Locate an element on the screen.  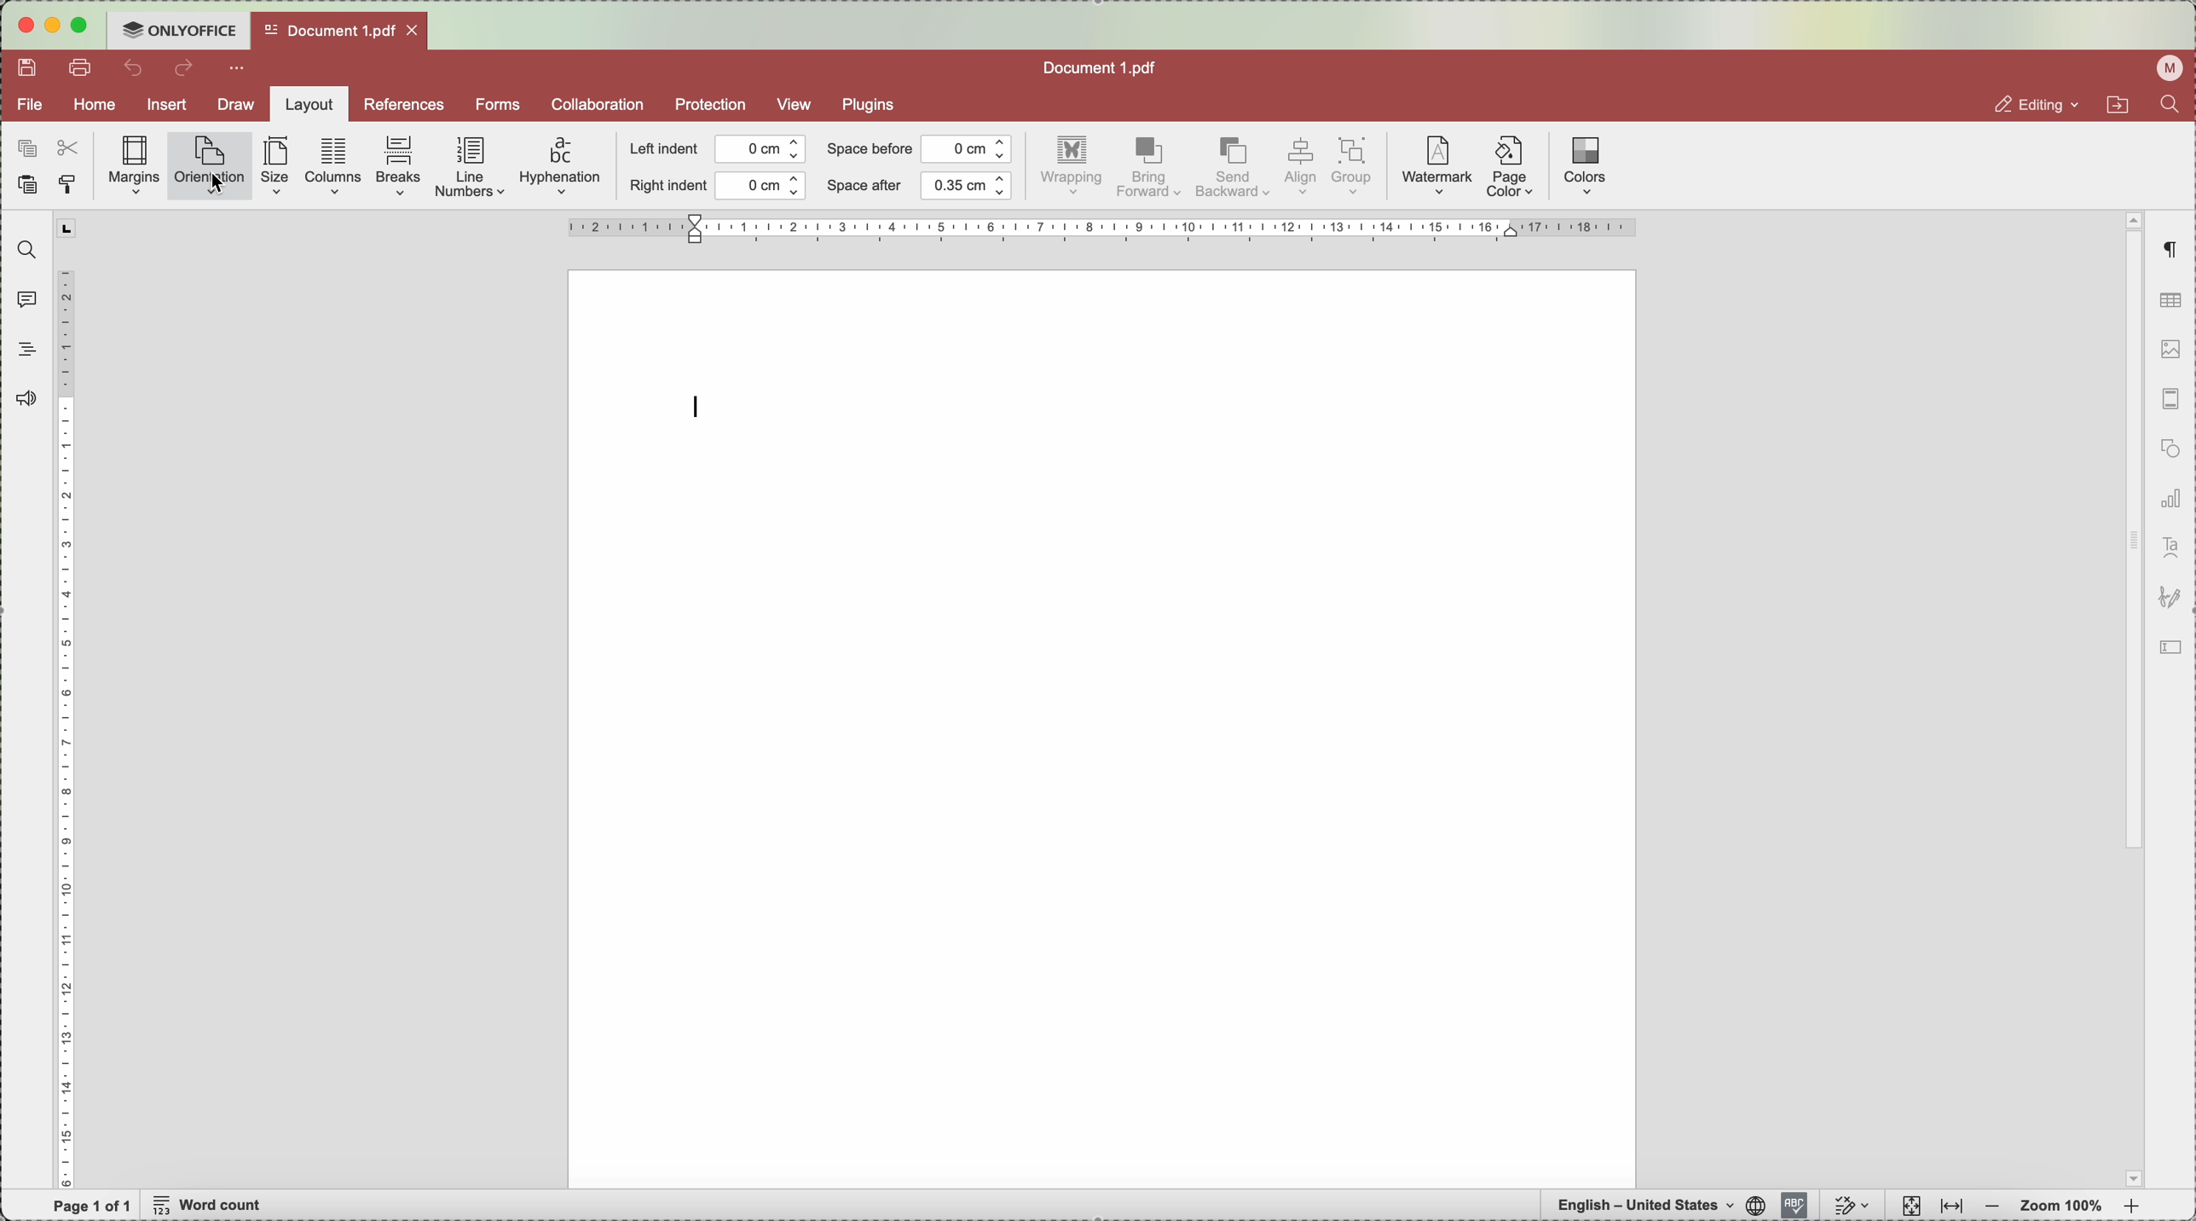
undo is located at coordinates (136, 68).